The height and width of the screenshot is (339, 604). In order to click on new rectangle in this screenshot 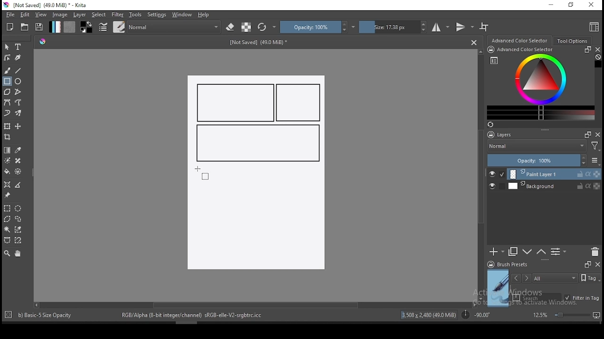, I will do `click(236, 103)`.